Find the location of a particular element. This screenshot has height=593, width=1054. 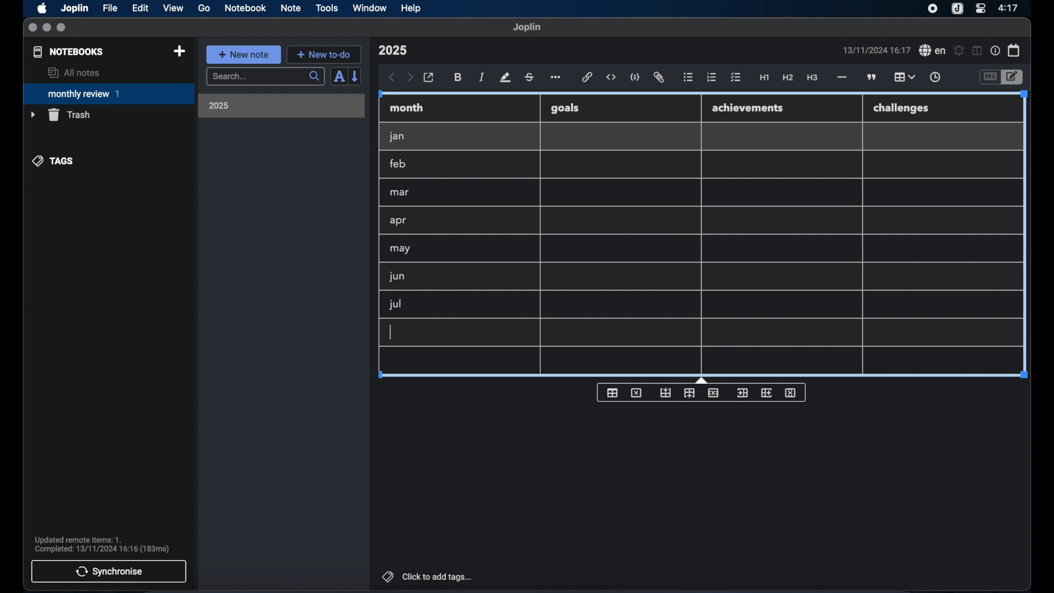

achievements is located at coordinates (748, 108).